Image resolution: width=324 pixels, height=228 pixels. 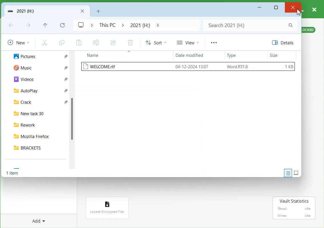 What do you see at coordinates (73, 110) in the screenshot?
I see `scrollbar` at bounding box center [73, 110].